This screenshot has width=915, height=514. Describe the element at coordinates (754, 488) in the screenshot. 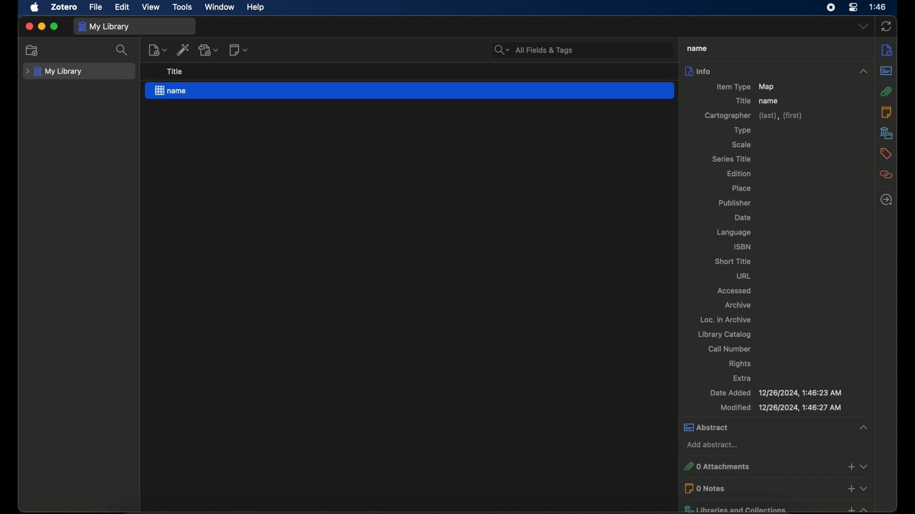

I see `0 notes` at that location.